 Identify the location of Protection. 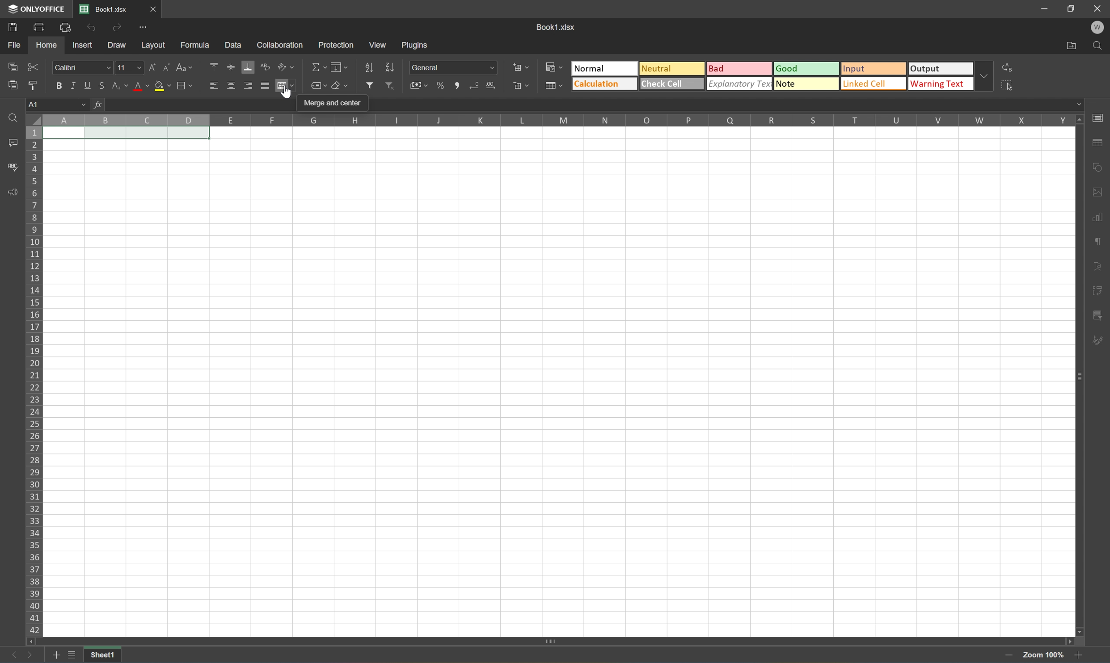
(336, 45).